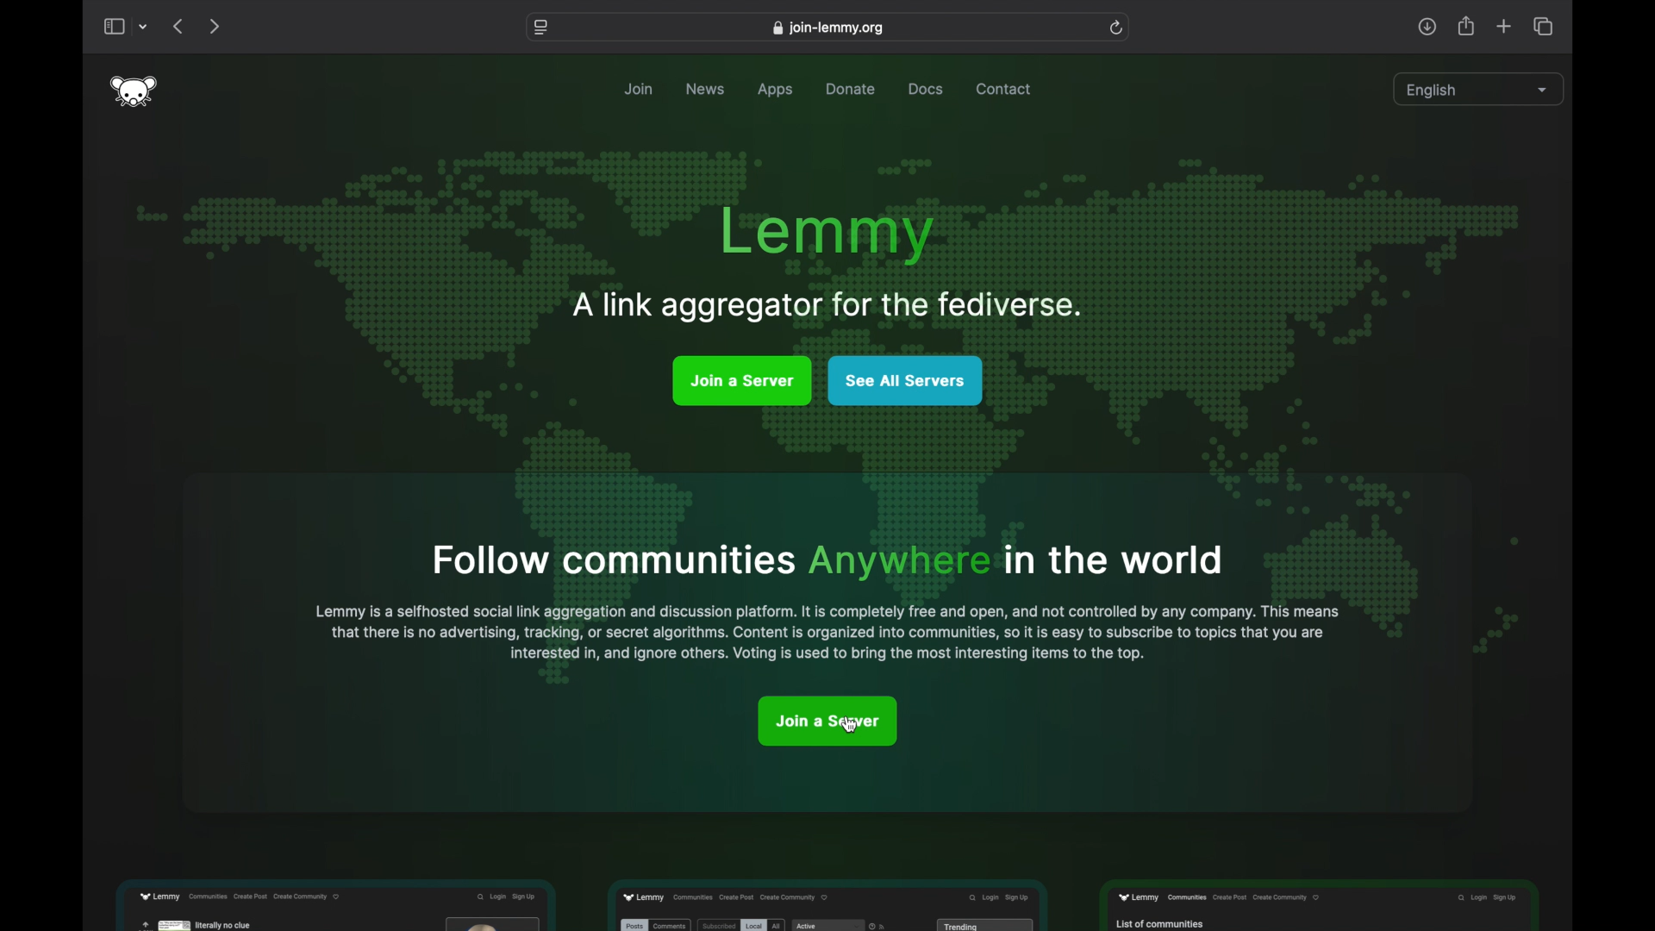 This screenshot has height=931, width=1655. What do you see at coordinates (113, 28) in the screenshot?
I see `show sidebar` at bounding box center [113, 28].